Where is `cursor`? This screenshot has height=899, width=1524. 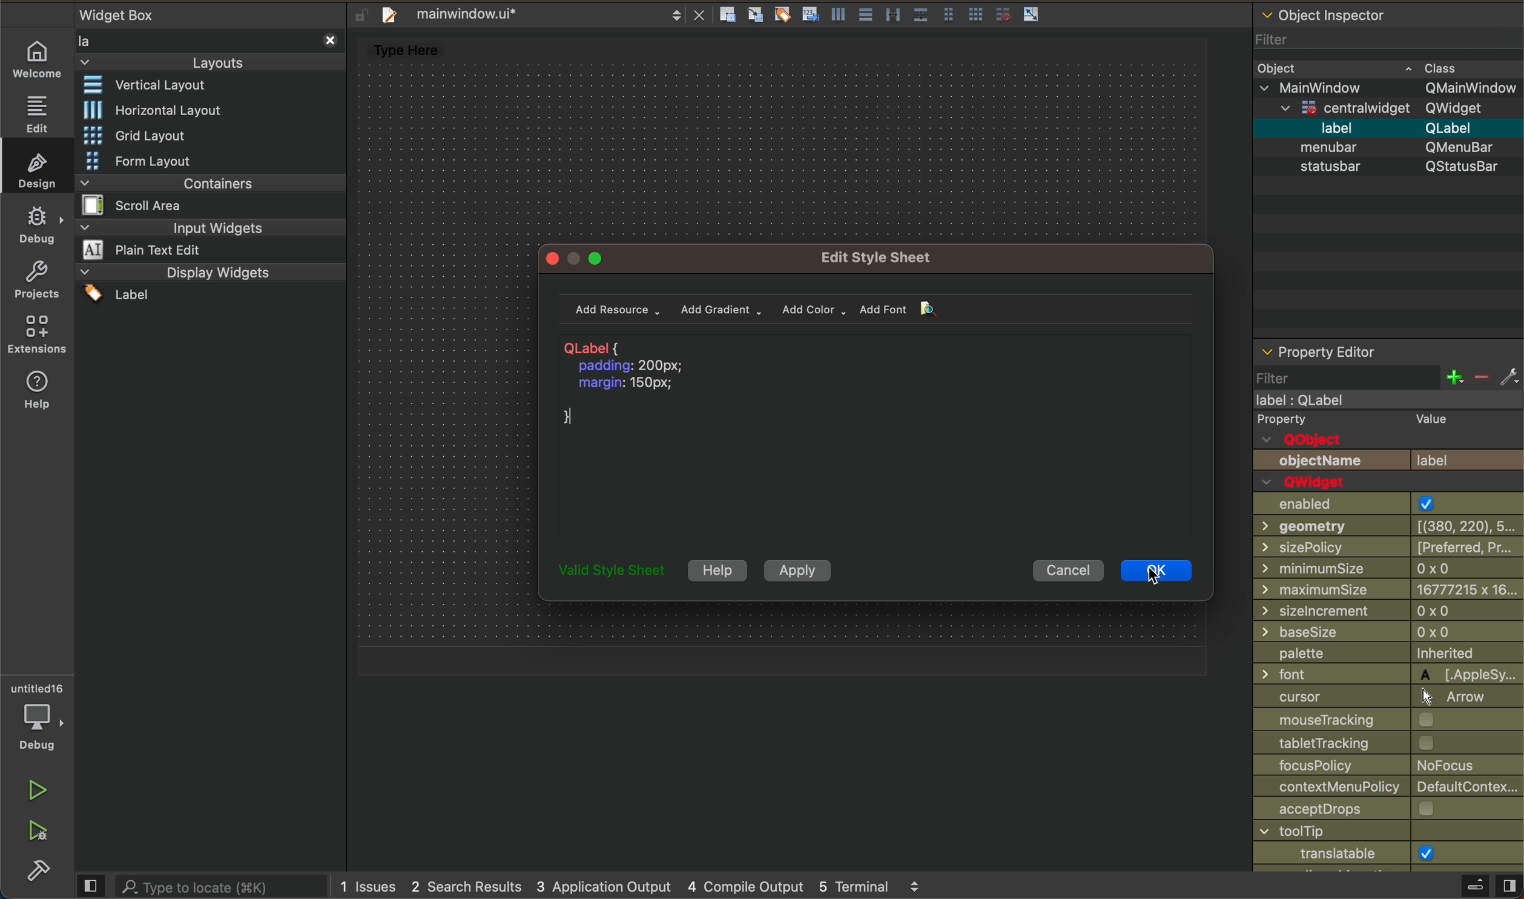
cursor is located at coordinates (1163, 565).